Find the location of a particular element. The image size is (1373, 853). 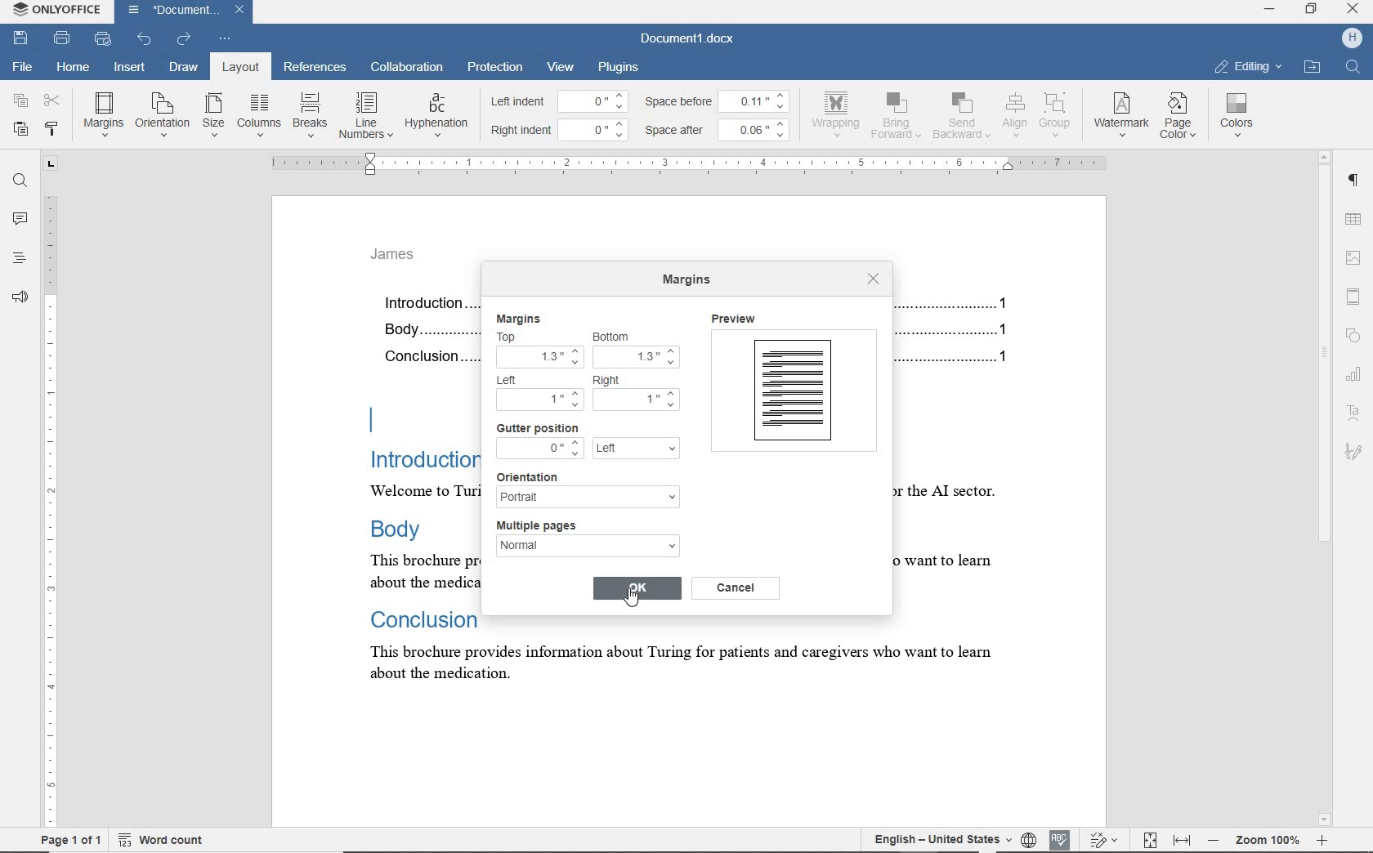

view is located at coordinates (561, 67).